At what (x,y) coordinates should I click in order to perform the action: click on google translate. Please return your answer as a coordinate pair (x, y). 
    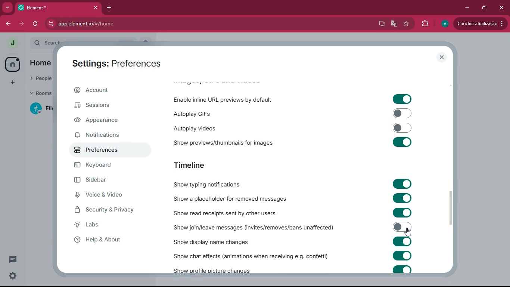
    Looking at the image, I should click on (396, 24).